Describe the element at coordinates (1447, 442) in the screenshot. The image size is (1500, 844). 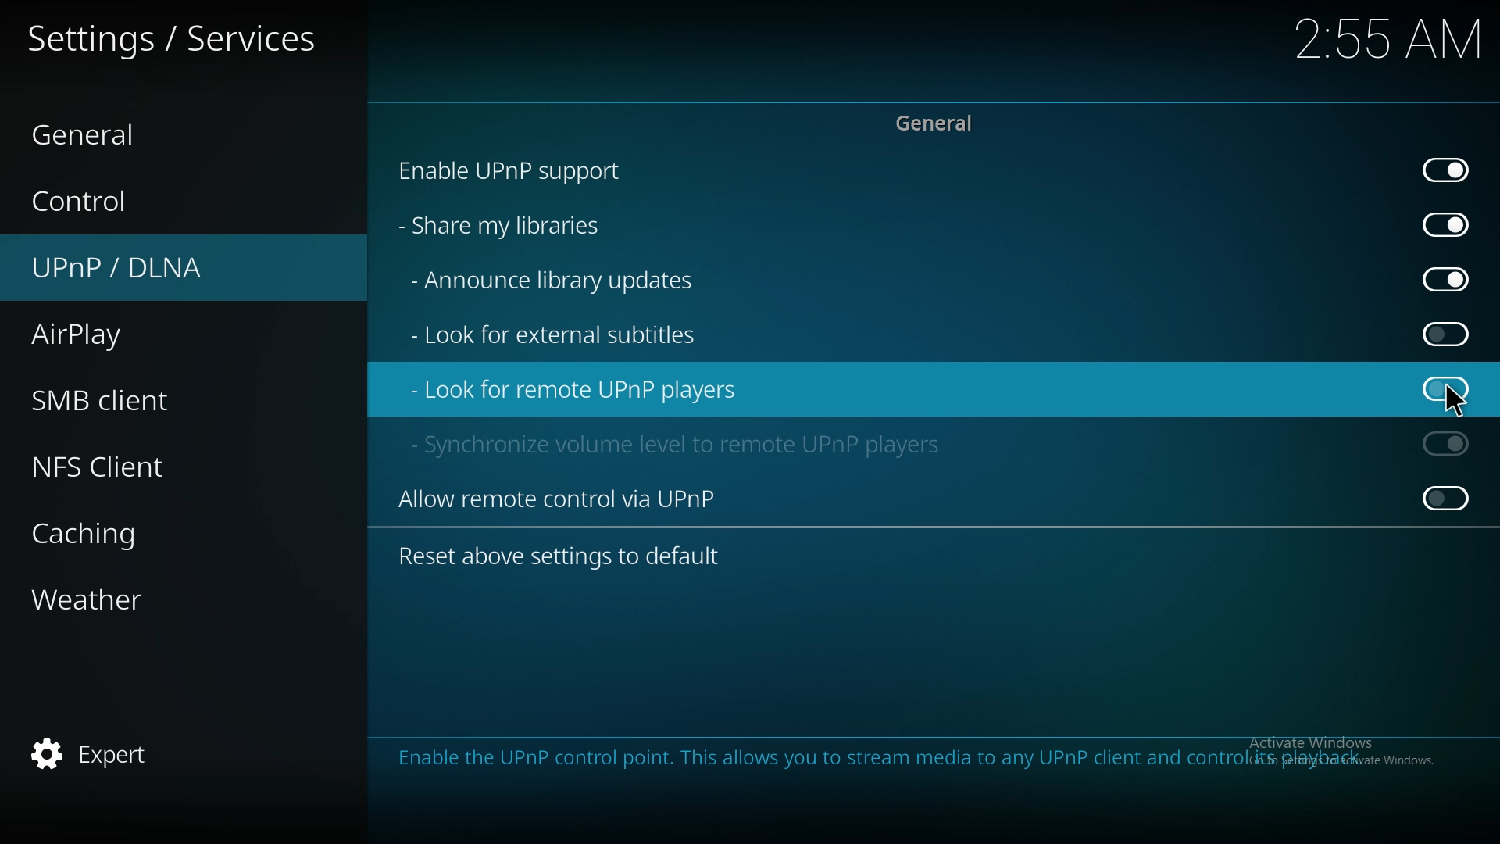
I see `On (Greyed out)` at that location.